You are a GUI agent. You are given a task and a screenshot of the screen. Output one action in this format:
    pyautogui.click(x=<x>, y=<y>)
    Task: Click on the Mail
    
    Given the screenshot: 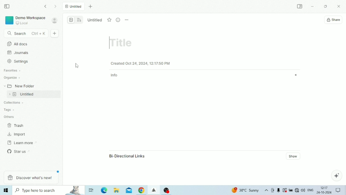 What is the action you would take?
    pyautogui.click(x=129, y=191)
    